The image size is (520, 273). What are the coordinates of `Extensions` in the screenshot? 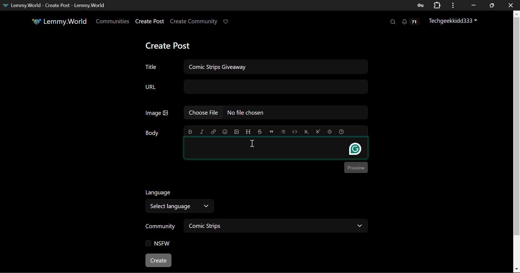 It's located at (437, 5).